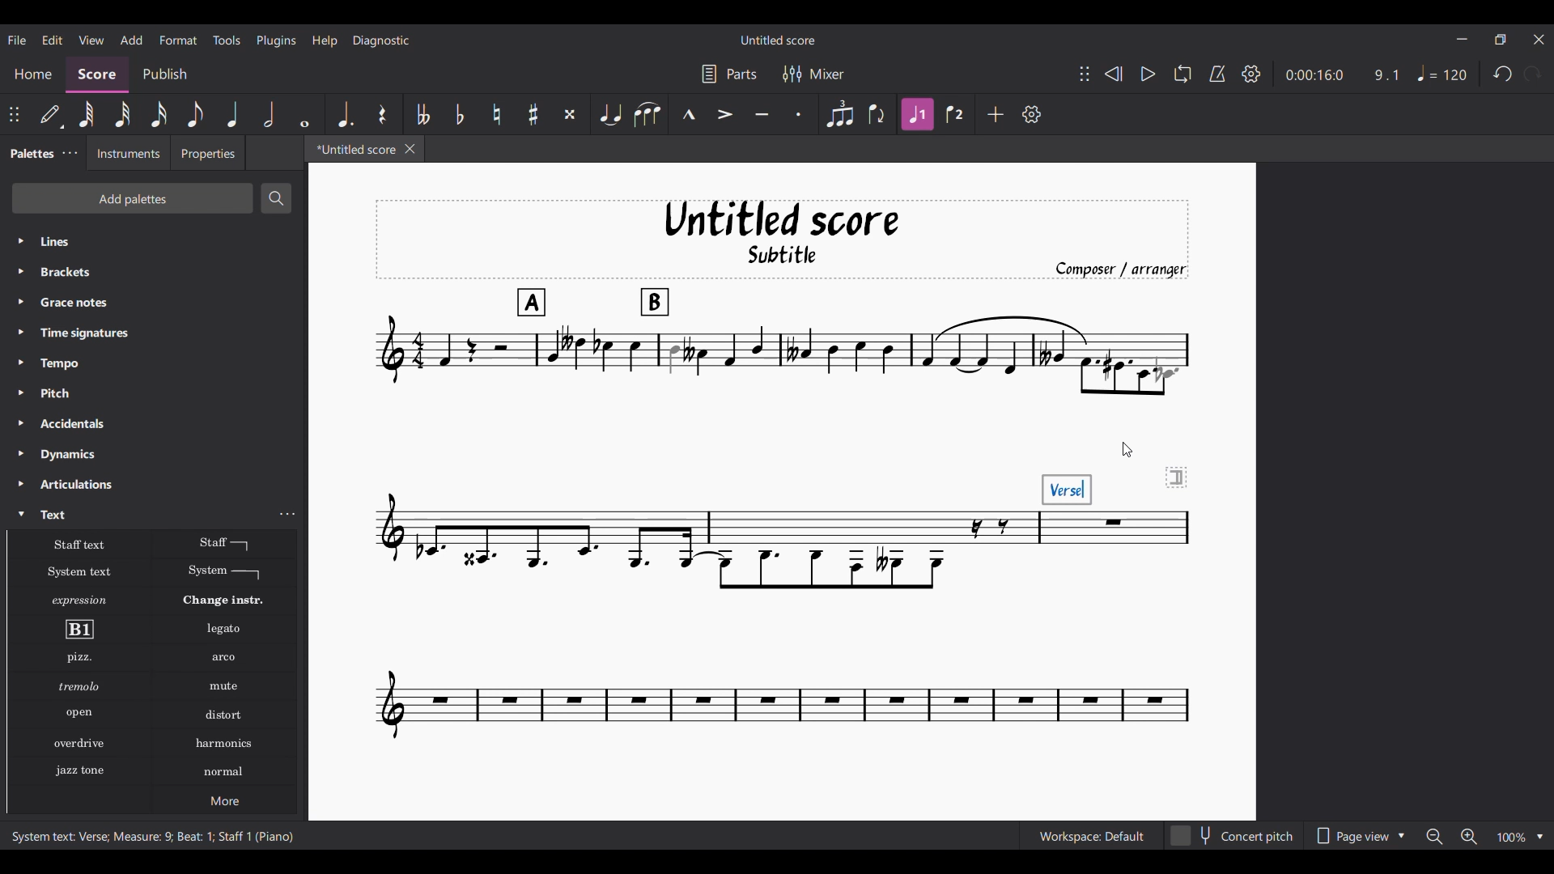  Describe the element at coordinates (1233, 836) in the screenshot. I see `Concert pitch toggle` at that location.